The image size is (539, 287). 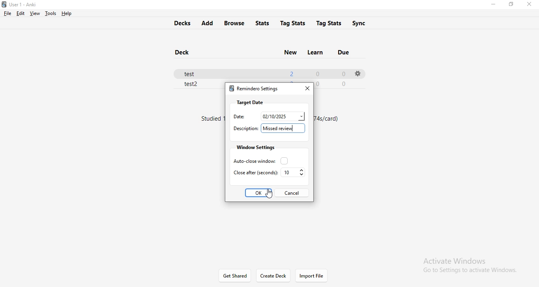 I want to click on get shared, so click(x=236, y=276).